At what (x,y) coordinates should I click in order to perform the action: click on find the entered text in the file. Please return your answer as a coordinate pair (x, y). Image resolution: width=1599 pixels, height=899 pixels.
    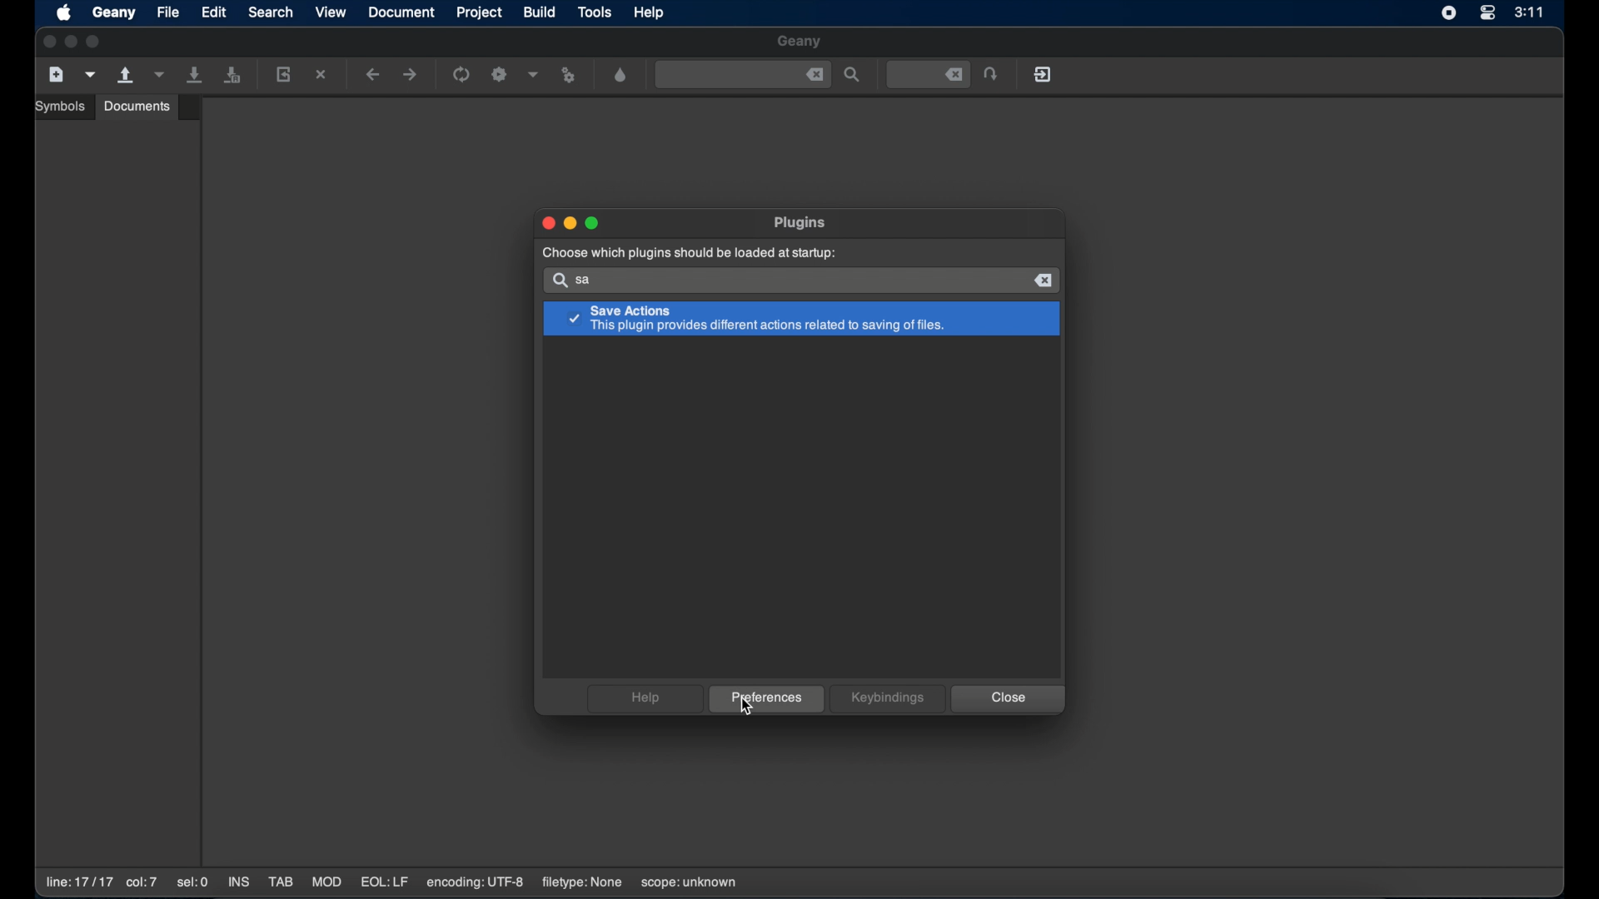
    Looking at the image, I should click on (853, 76).